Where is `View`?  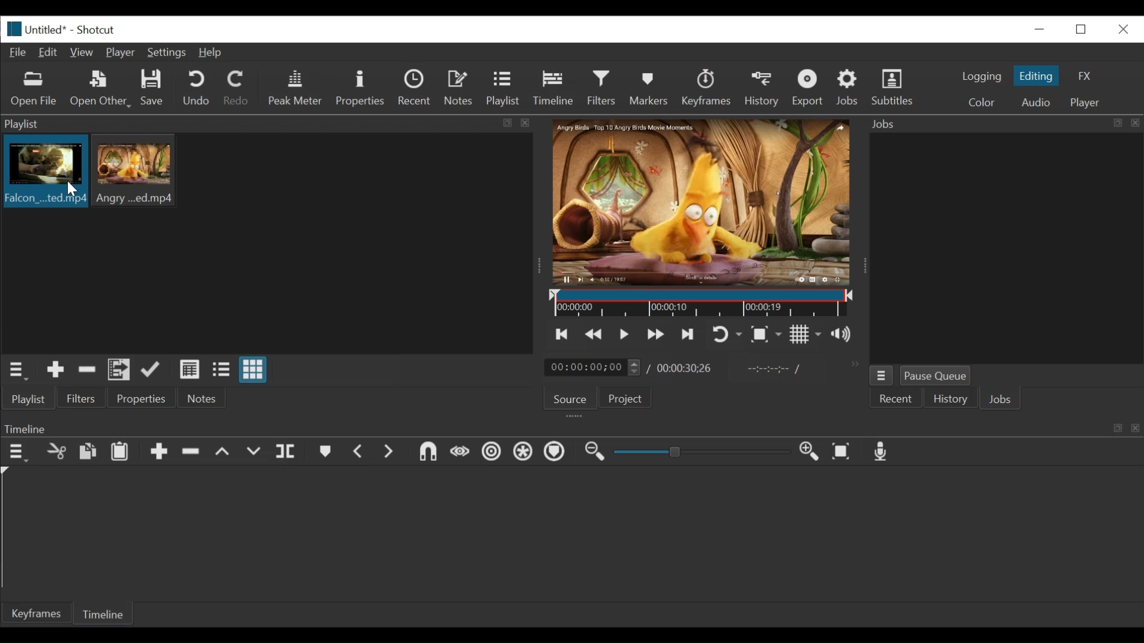
View is located at coordinates (83, 52).